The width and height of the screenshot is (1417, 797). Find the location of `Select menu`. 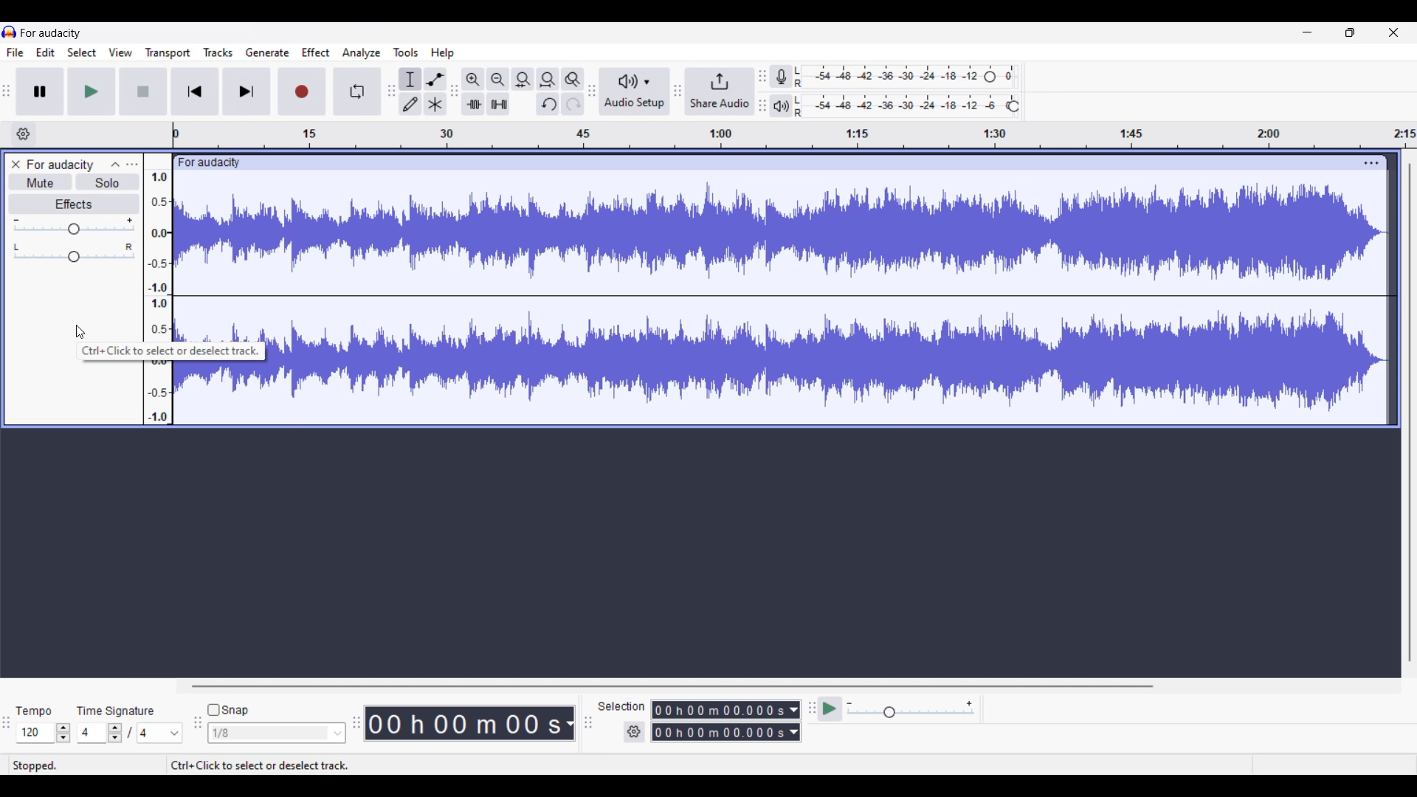

Select menu is located at coordinates (82, 52).